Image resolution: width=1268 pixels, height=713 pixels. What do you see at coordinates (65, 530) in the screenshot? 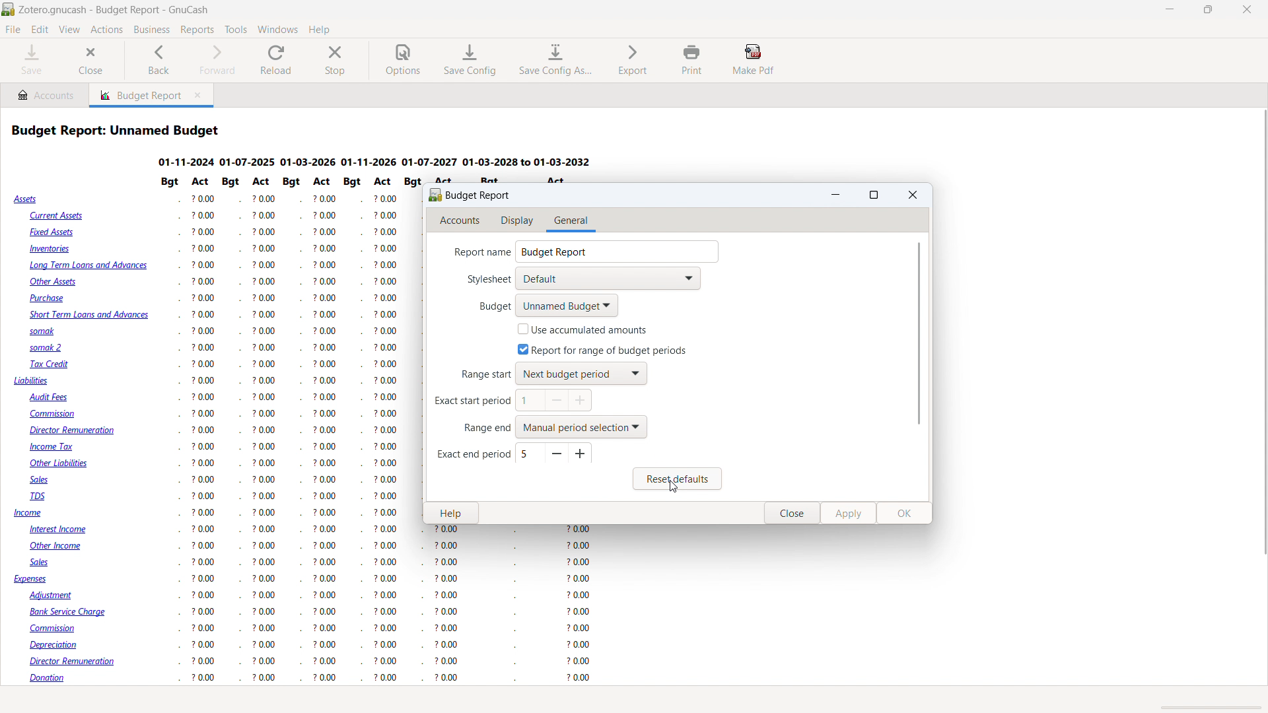
I see `Interest Income` at bounding box center [65, 530].